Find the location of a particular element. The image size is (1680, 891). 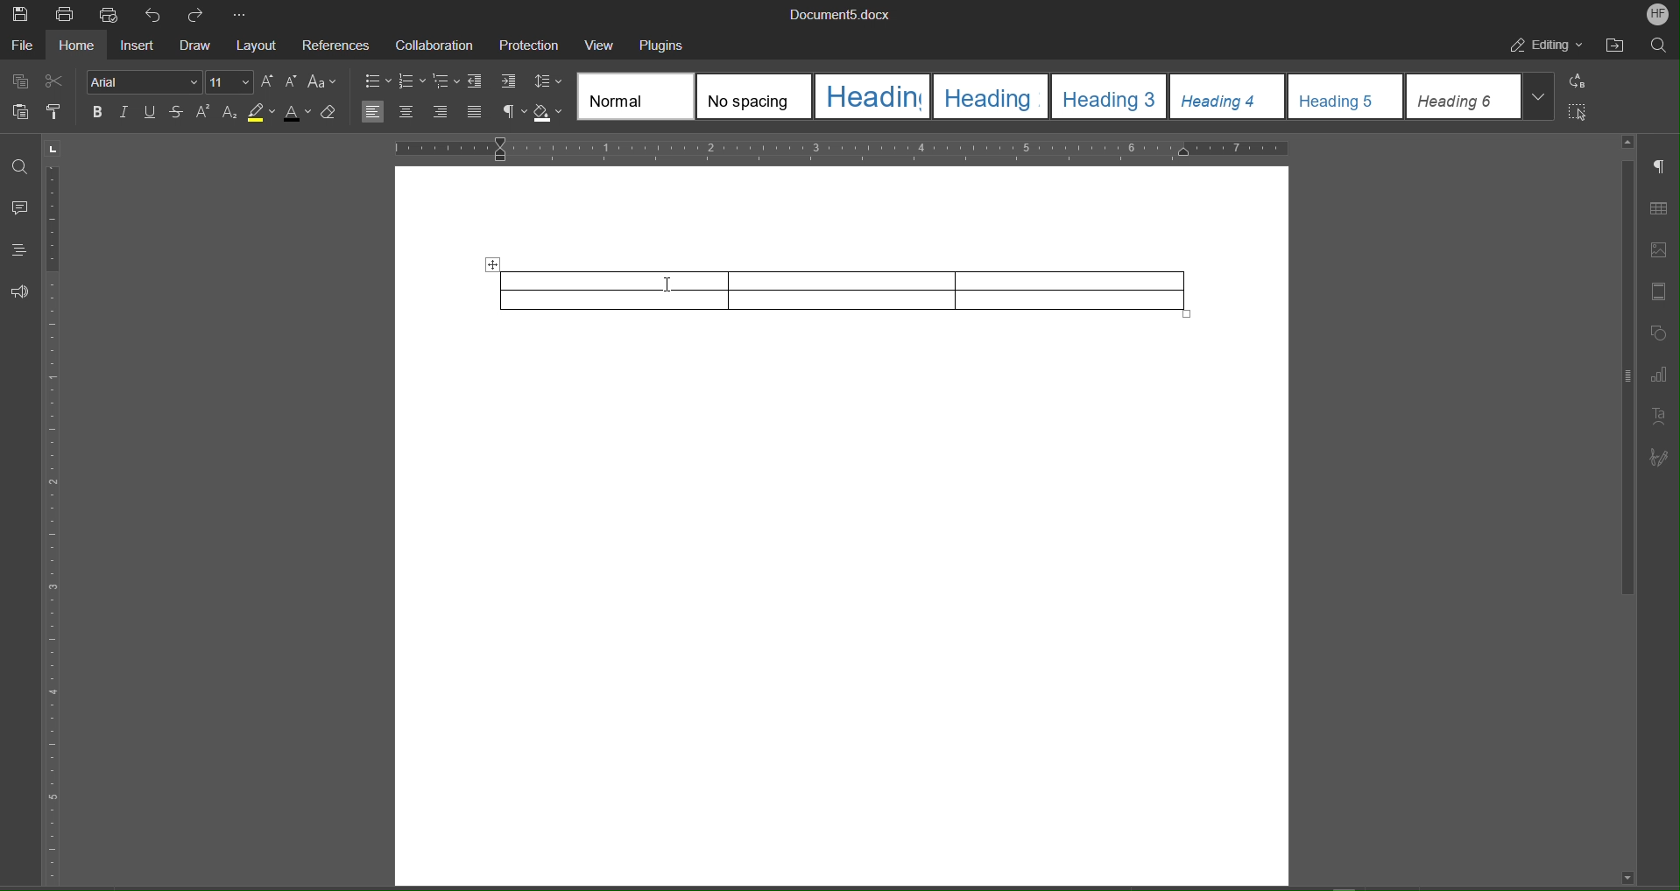

File is located at coordinates (22, 48).